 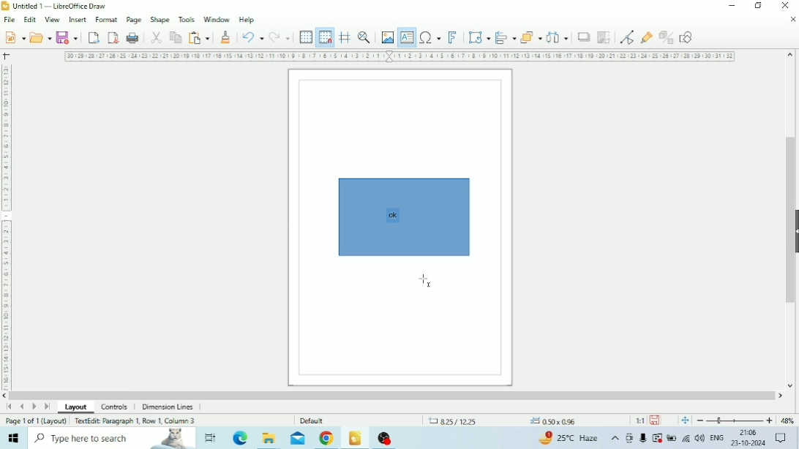 What do you see at coordinates (327, 438) in the screenshot?
I see `Google Chrome` at bounding box center [327, 438].